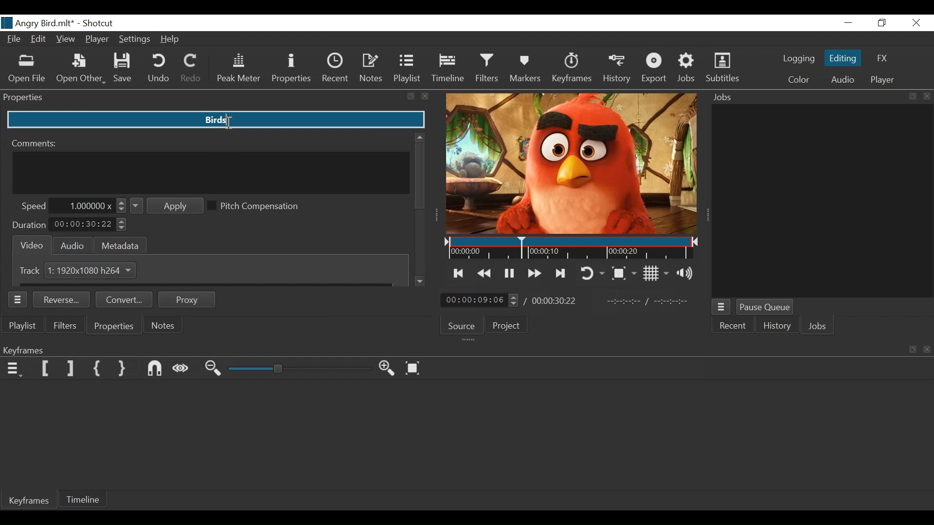  I want to click on Vertical Scrollbar, so click(420, 175).